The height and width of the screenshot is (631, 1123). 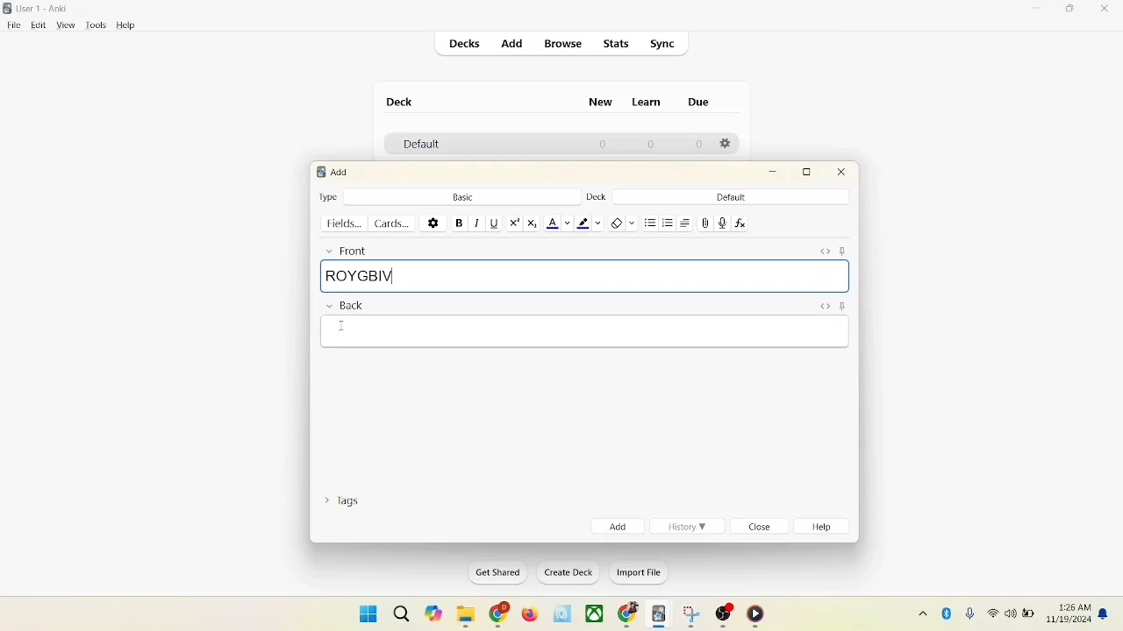 What do you see at coordinates (1010, 613) in the screenshot?
I see `speaker` at bounding box center [1010, 613].